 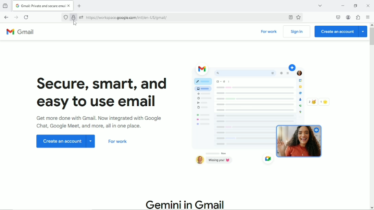 I want to click on Vertical scrollbar, so click(x=372, y=37).